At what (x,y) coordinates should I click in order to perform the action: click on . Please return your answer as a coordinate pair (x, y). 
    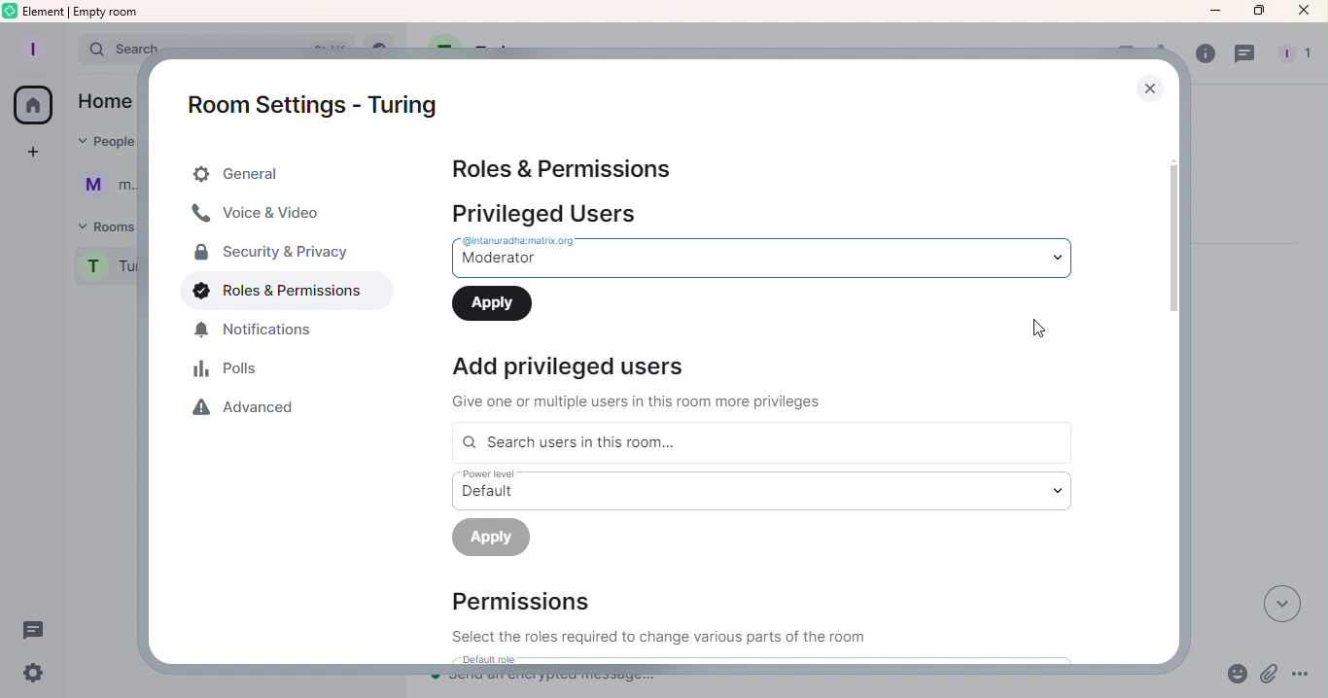
    Looking at the image, I should click on (640, 382).